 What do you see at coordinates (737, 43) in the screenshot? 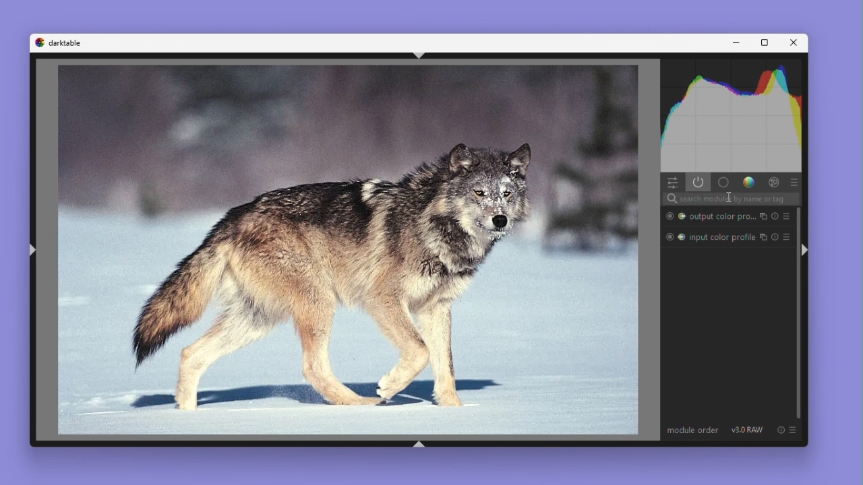
I see `Minimize` at bounding box center [737, 43].